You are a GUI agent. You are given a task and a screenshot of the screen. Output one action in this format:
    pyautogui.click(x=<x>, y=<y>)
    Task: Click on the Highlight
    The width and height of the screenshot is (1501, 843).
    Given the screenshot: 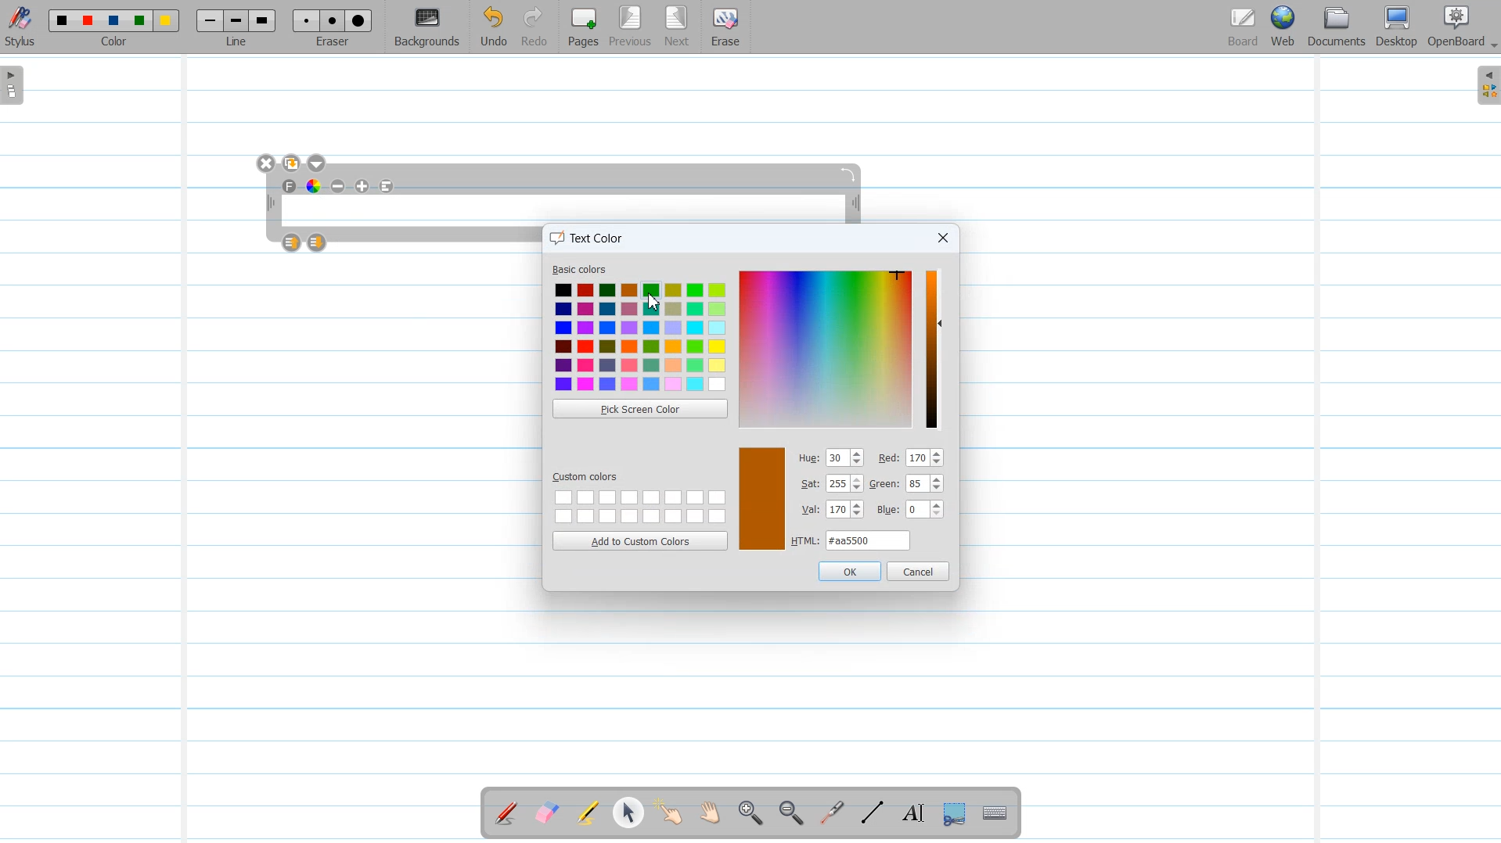 What is the action you would take?
    pyautogui.click(x=588, y=815)
    